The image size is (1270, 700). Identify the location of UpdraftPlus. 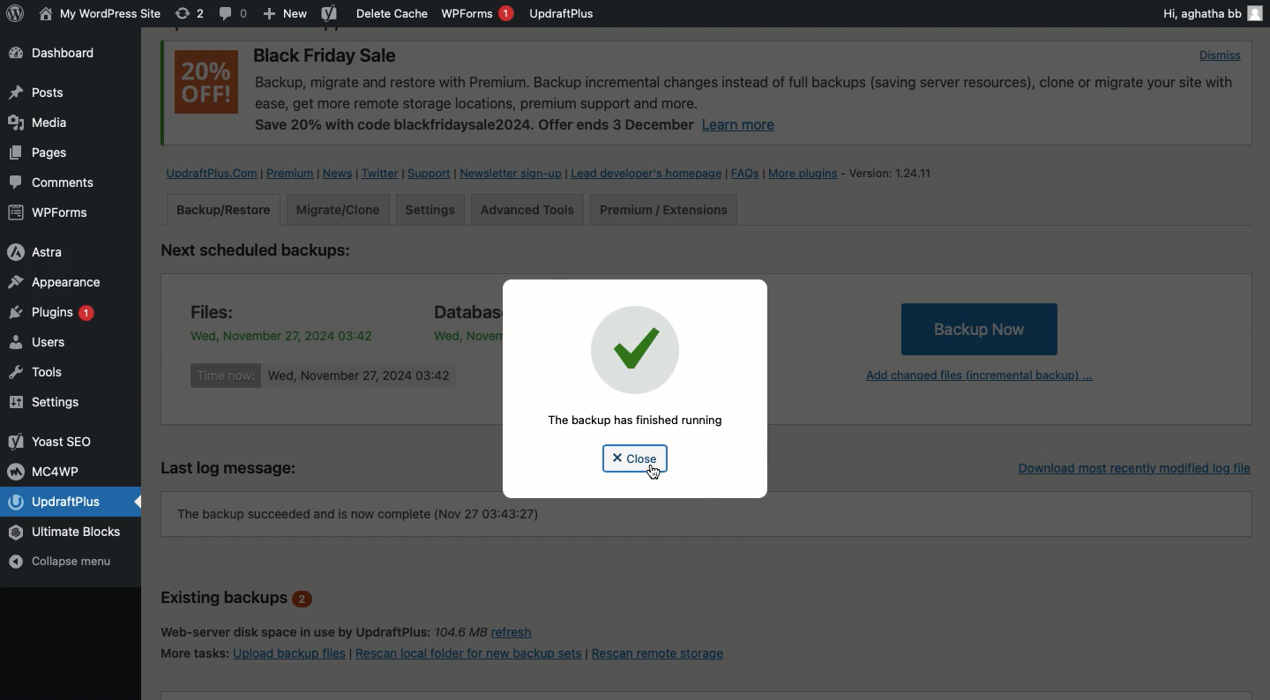
(73, 502).